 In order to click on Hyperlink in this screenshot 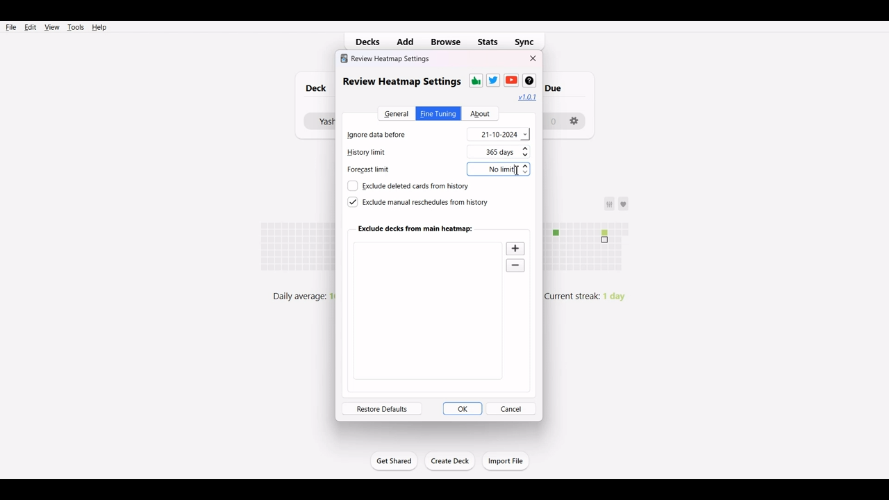, I will do `click(528, 97)`.